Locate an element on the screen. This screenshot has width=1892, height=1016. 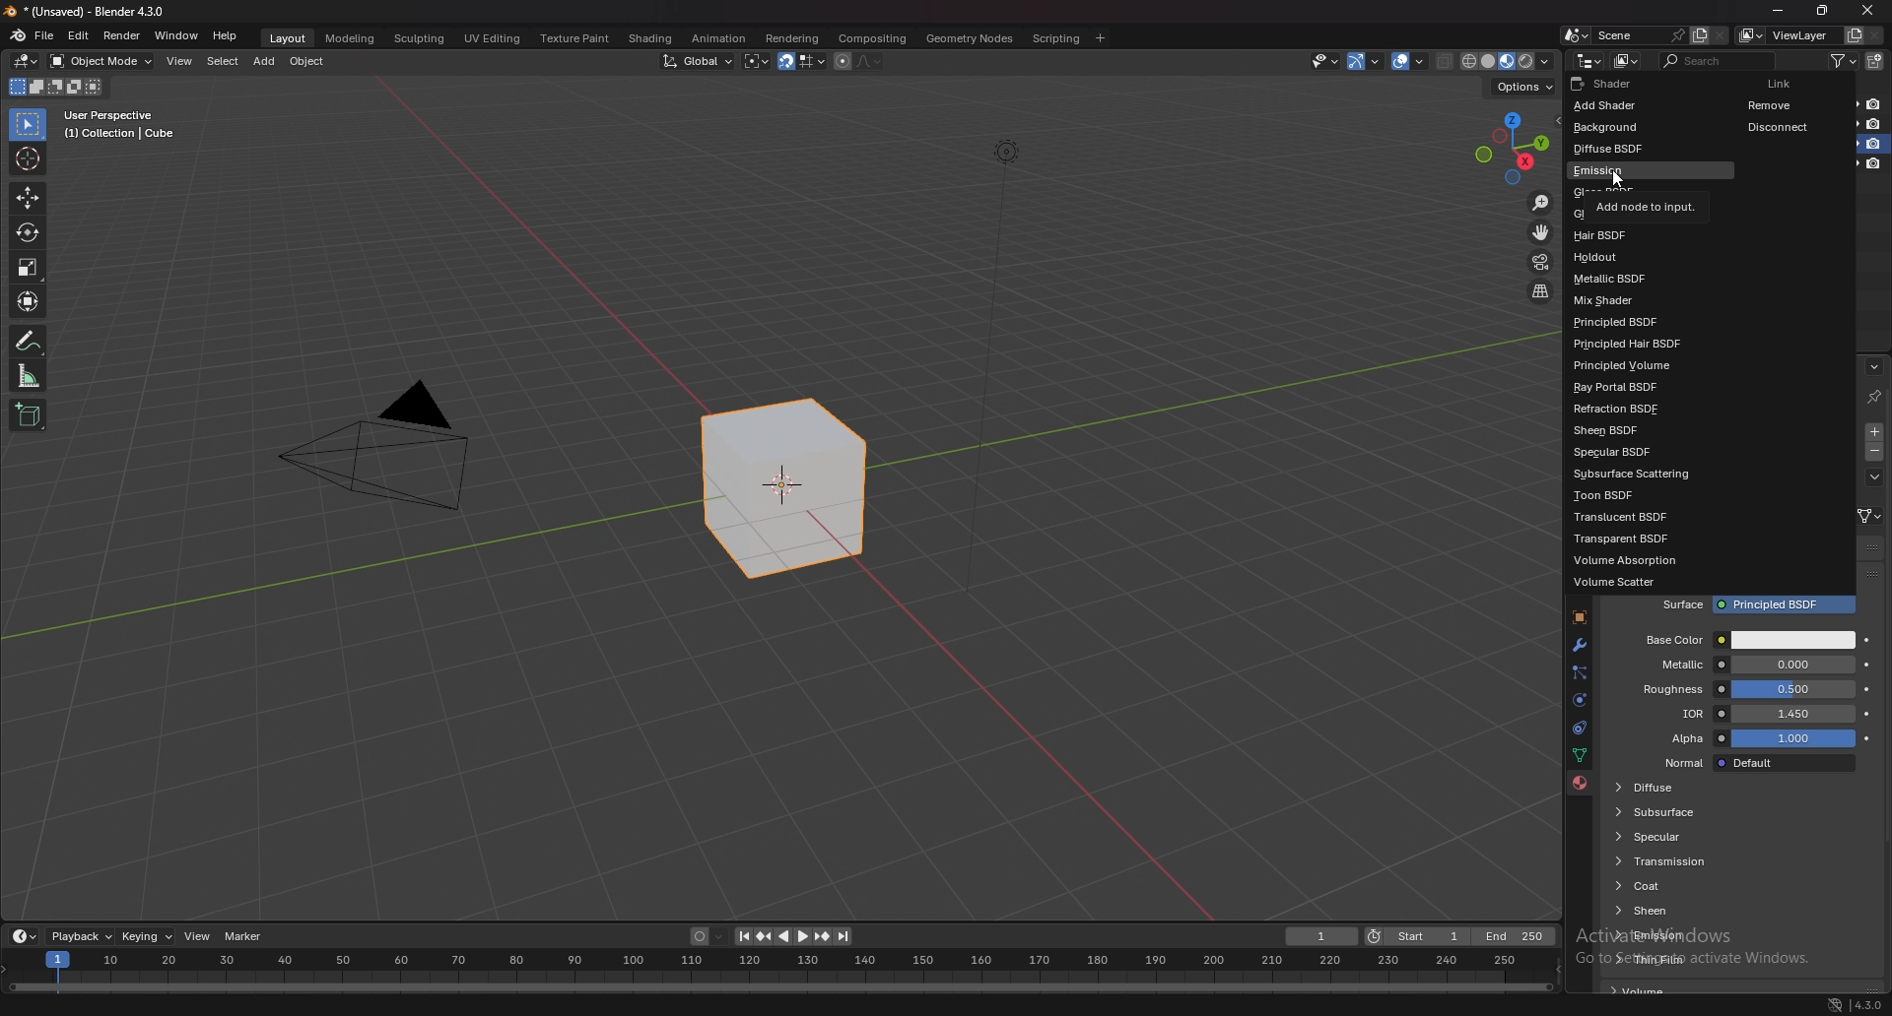
 is located at coordinates (1821, 1003).